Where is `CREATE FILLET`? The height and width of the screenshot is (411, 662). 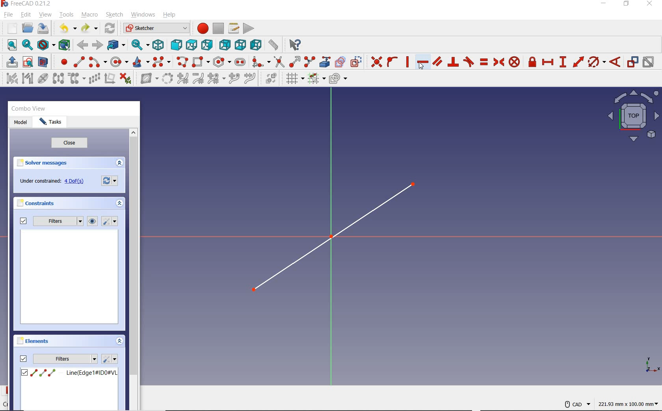 CREATE FILLET is located at coordinates (260, 61).